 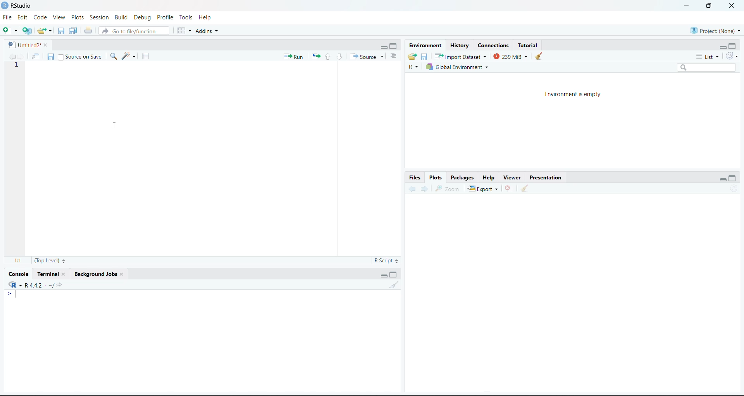 What do you see at coordinates (115, 124) in the screenshot?
I see `Cursor` at bounding box center [115, 124].